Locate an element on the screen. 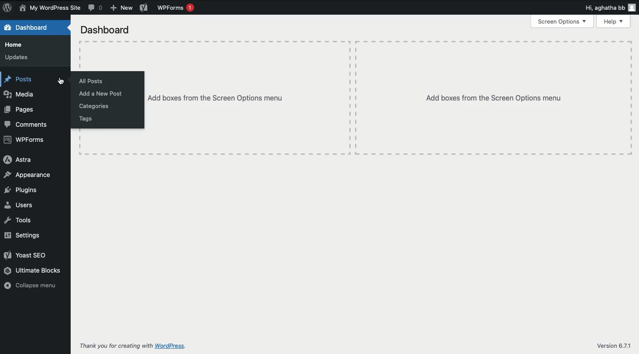 This screenshot has height=354, width=639. Pages is located at coordinates (20, 110).